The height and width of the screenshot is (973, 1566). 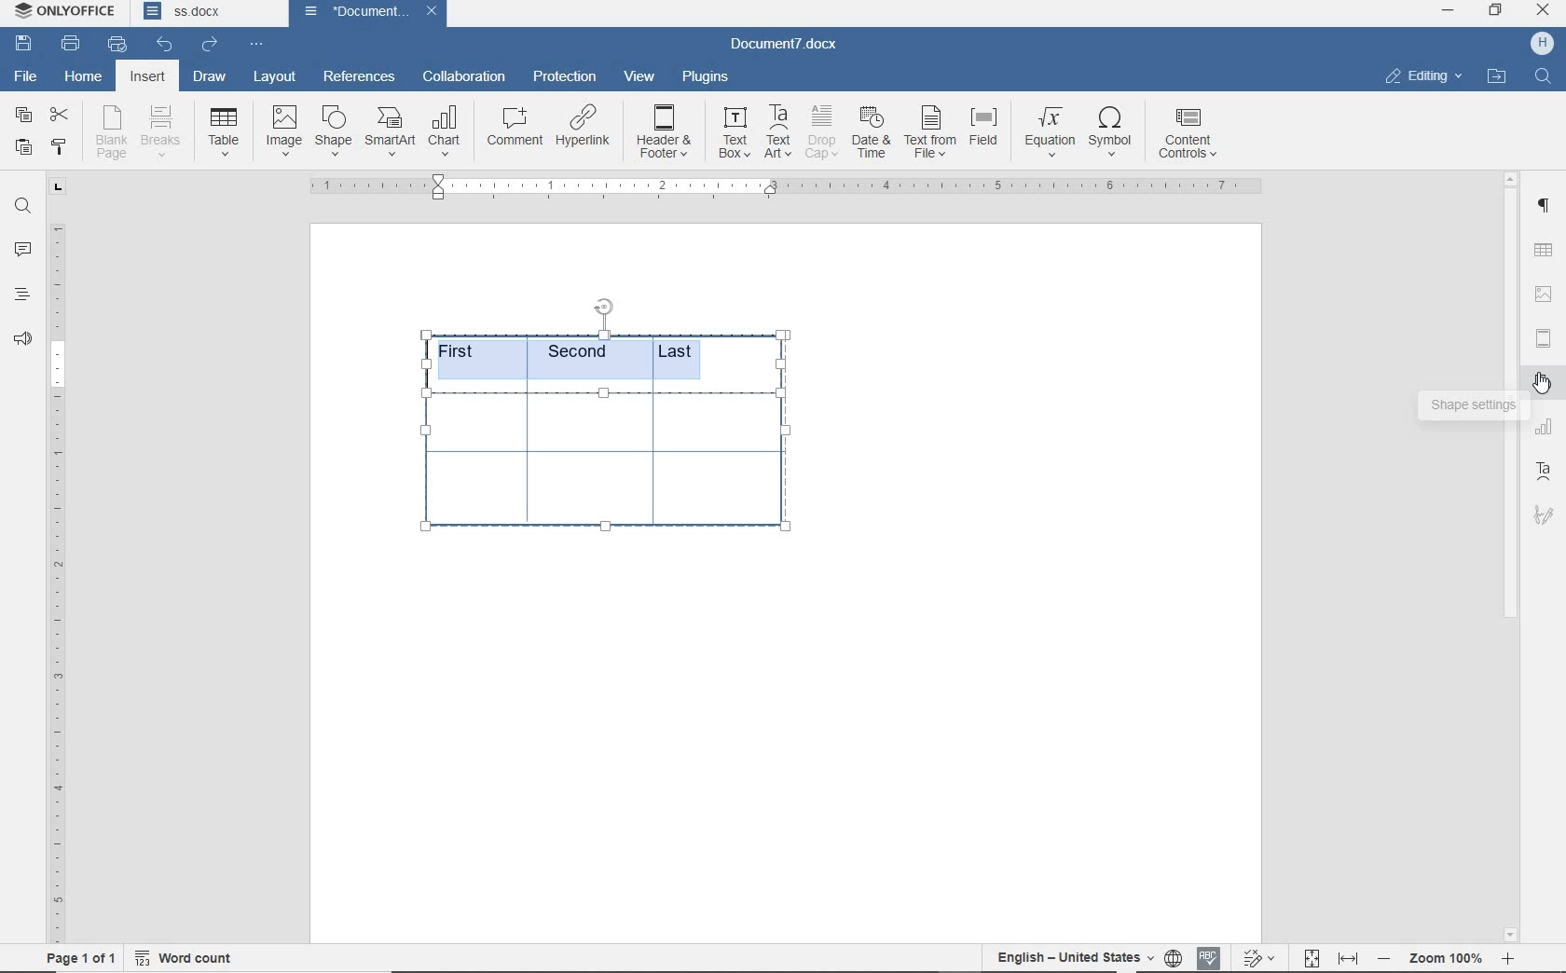 I want to click on word count, so click(x=186, y=954).